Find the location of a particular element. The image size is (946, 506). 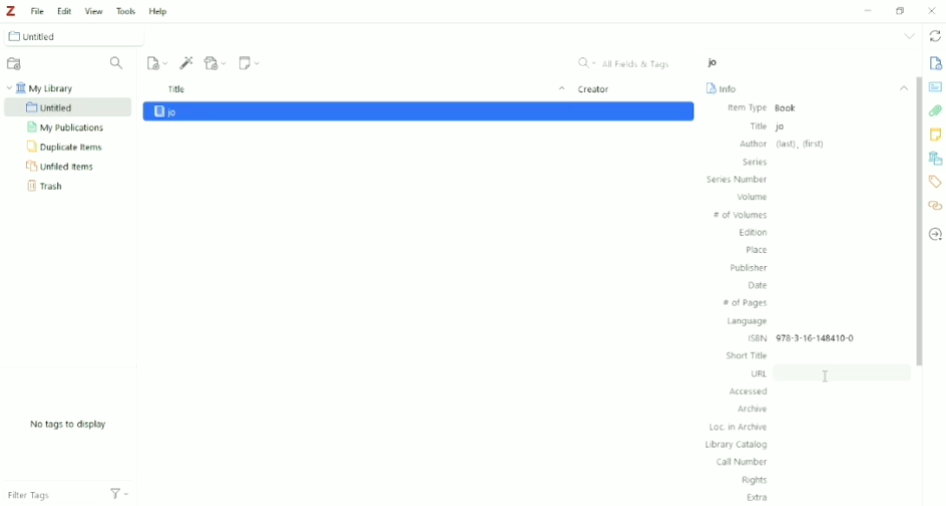

Info is located at coordinates (934, 64).